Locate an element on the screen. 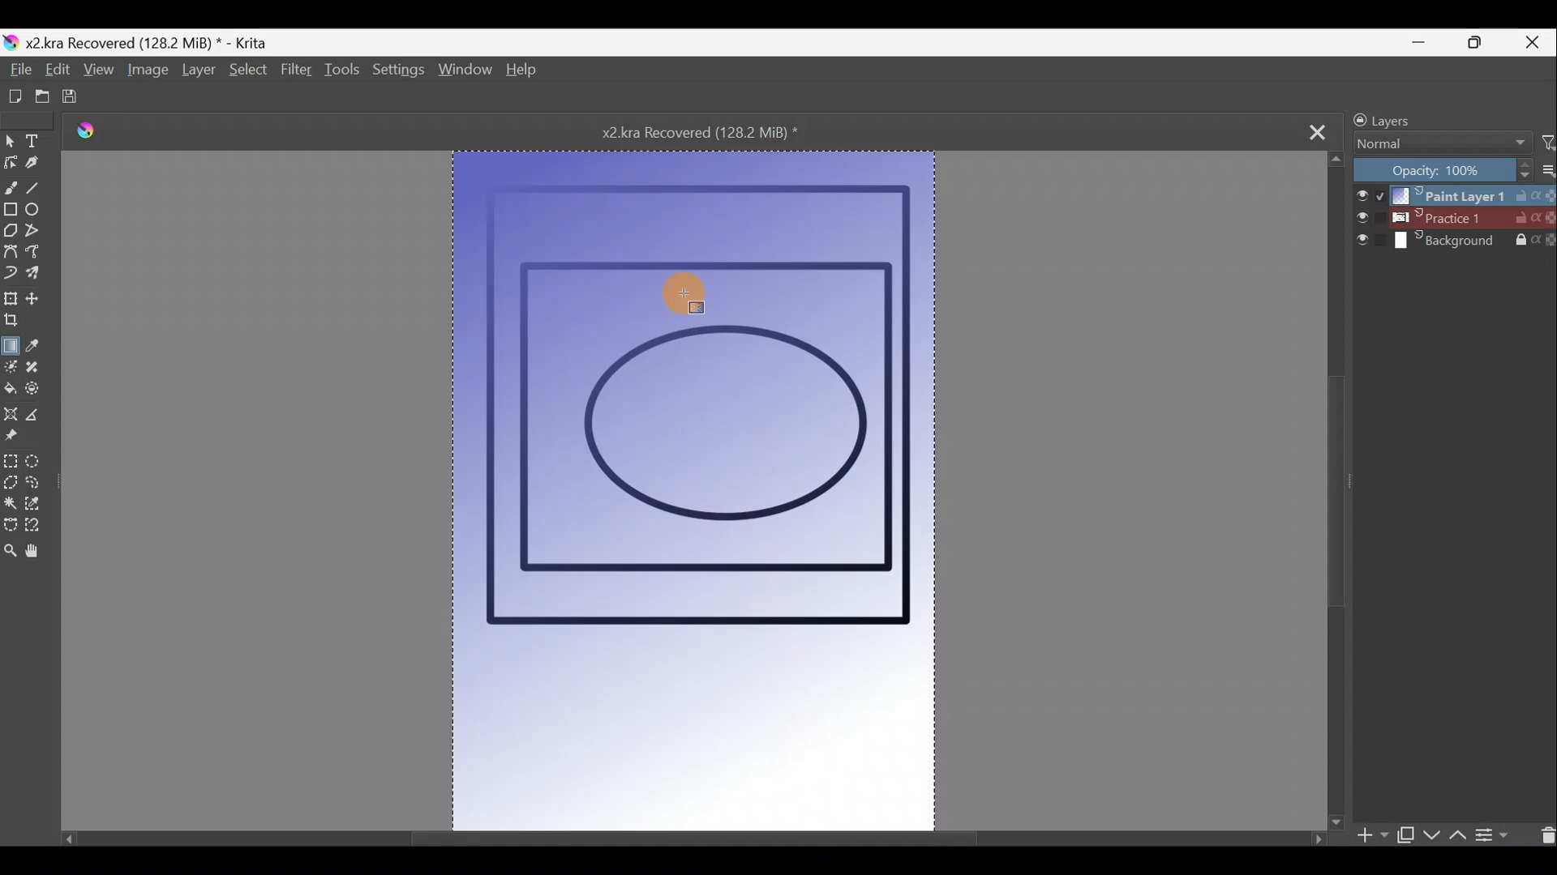 This screenshot has height=875, width=1557. Dynamic brush tool is located at coordinates (11, 274).